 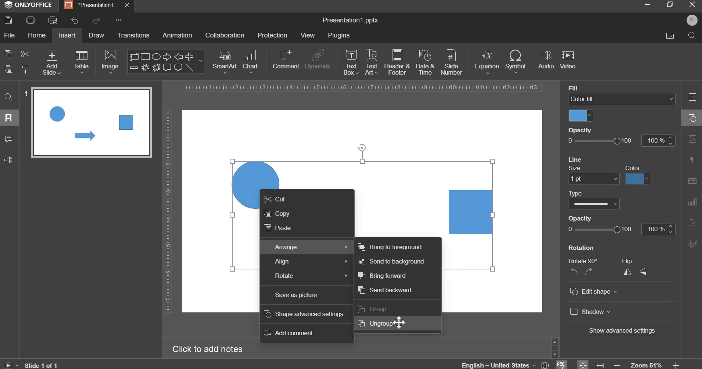 I want to click on line color, so click(x=638, y=178).